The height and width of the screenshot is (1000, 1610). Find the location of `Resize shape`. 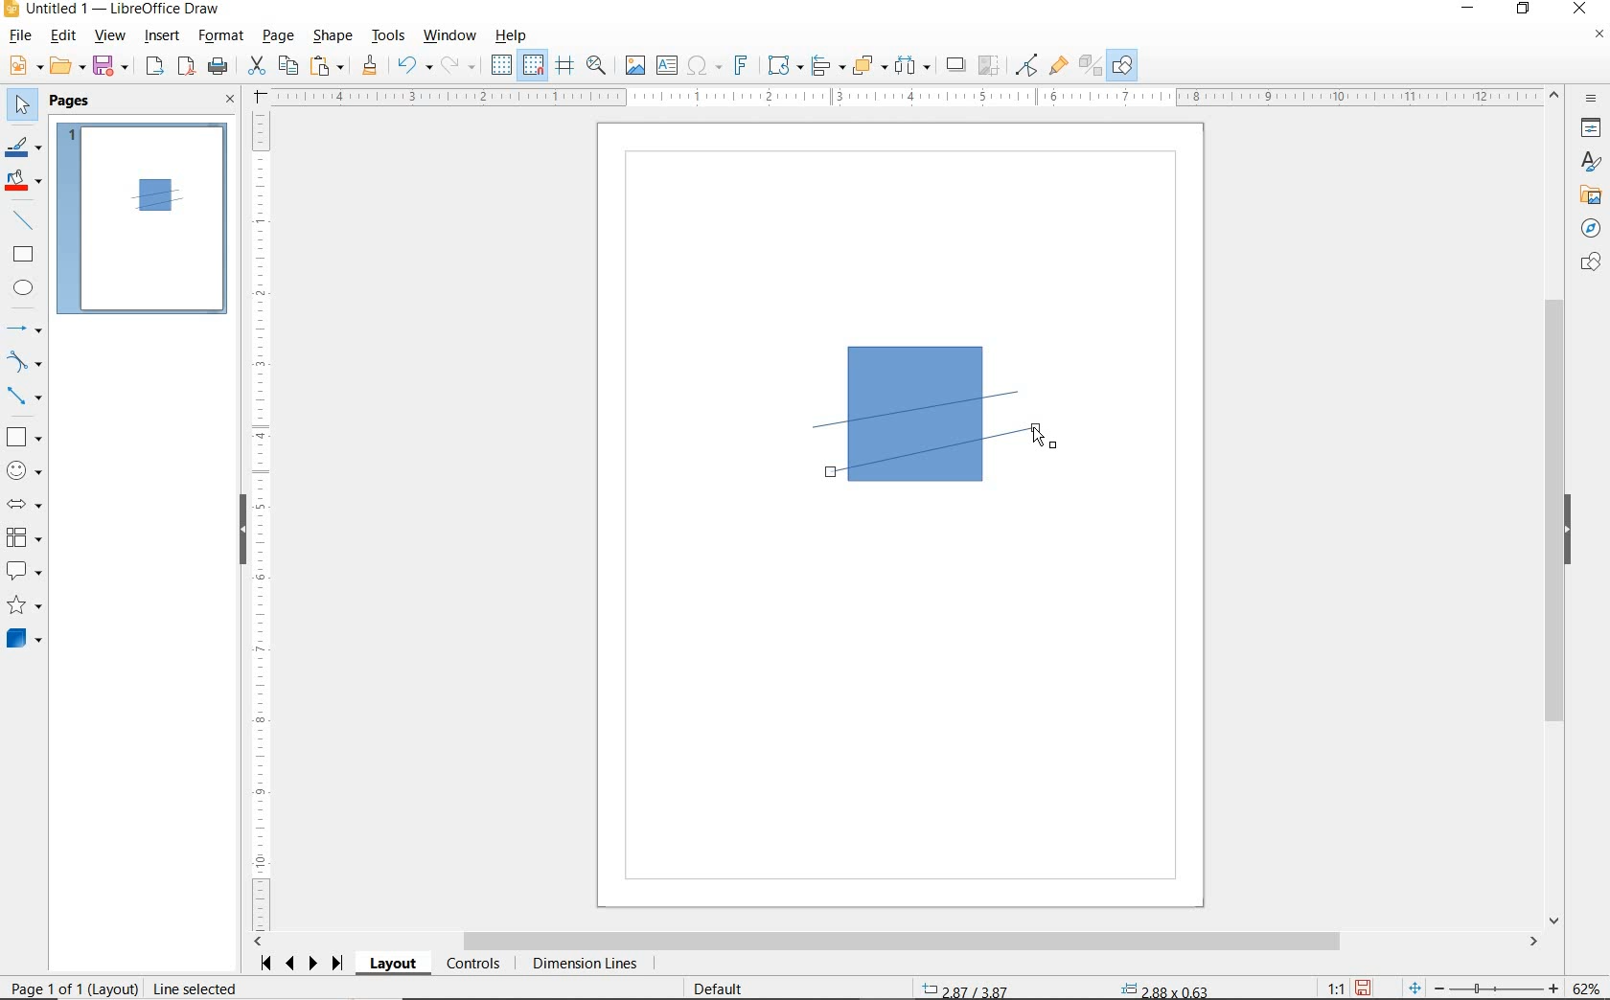

Resize shape is located at coordinates (295, 988).